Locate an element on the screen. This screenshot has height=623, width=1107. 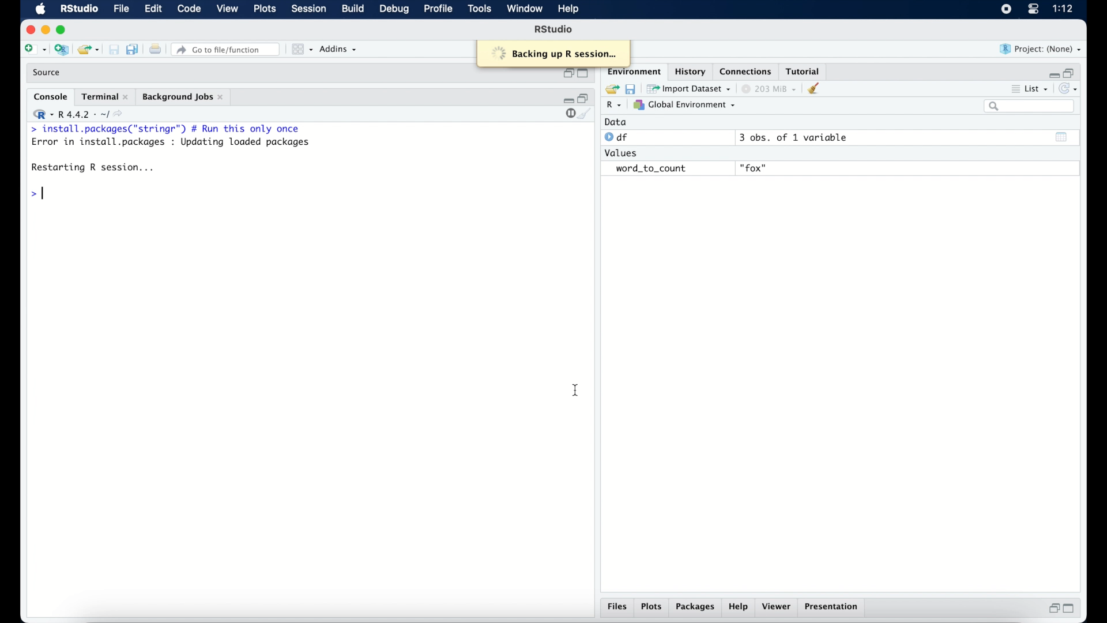
maximize is located at coordinates (585, 76).